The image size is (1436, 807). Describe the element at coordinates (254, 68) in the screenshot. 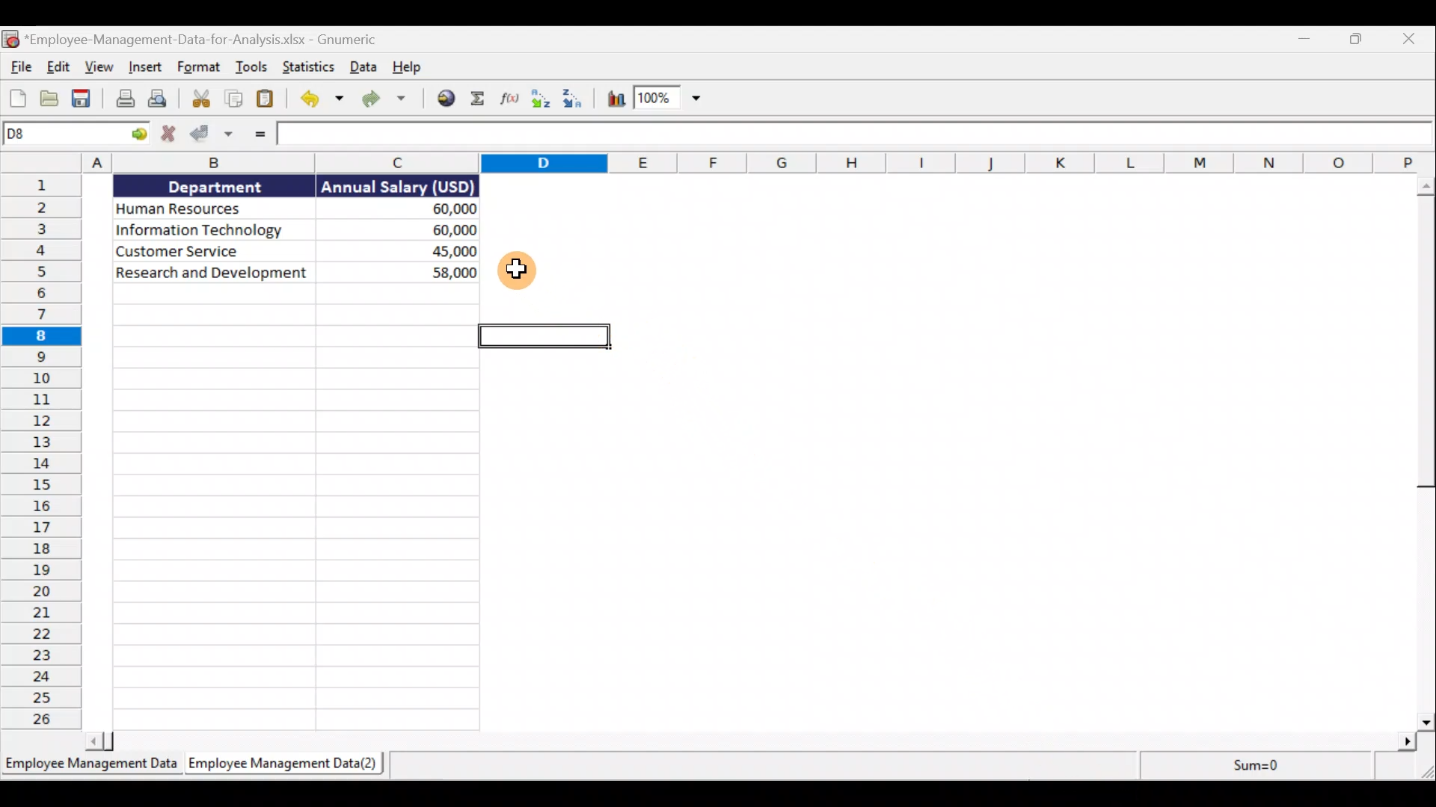

I see `Tools` at that location.